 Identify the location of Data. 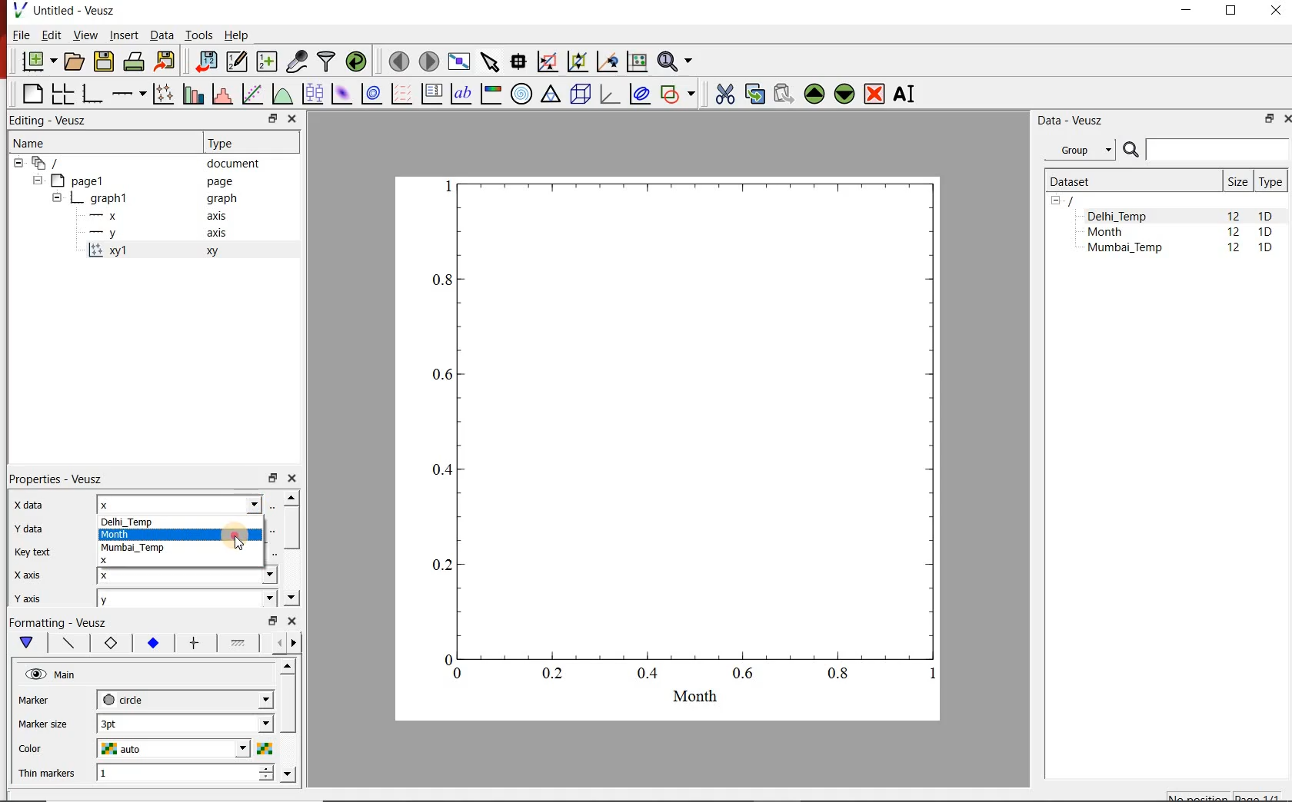
(161, 35).